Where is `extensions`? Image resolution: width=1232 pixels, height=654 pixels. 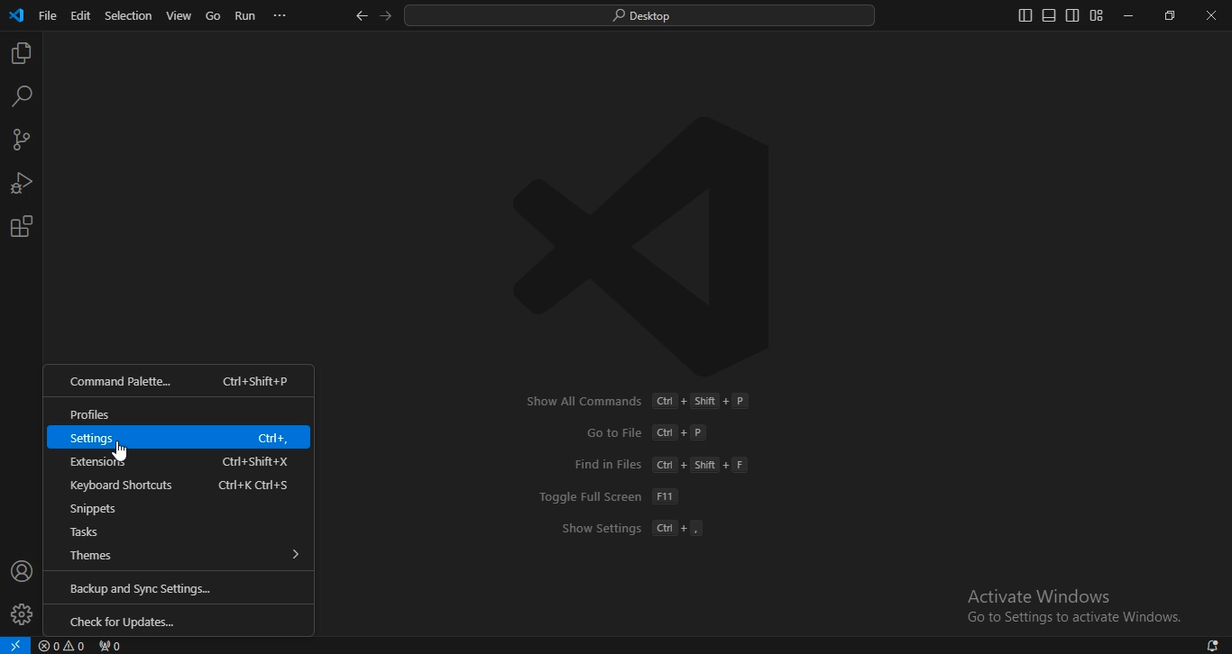 extensions is located at coordinates (23, 227).